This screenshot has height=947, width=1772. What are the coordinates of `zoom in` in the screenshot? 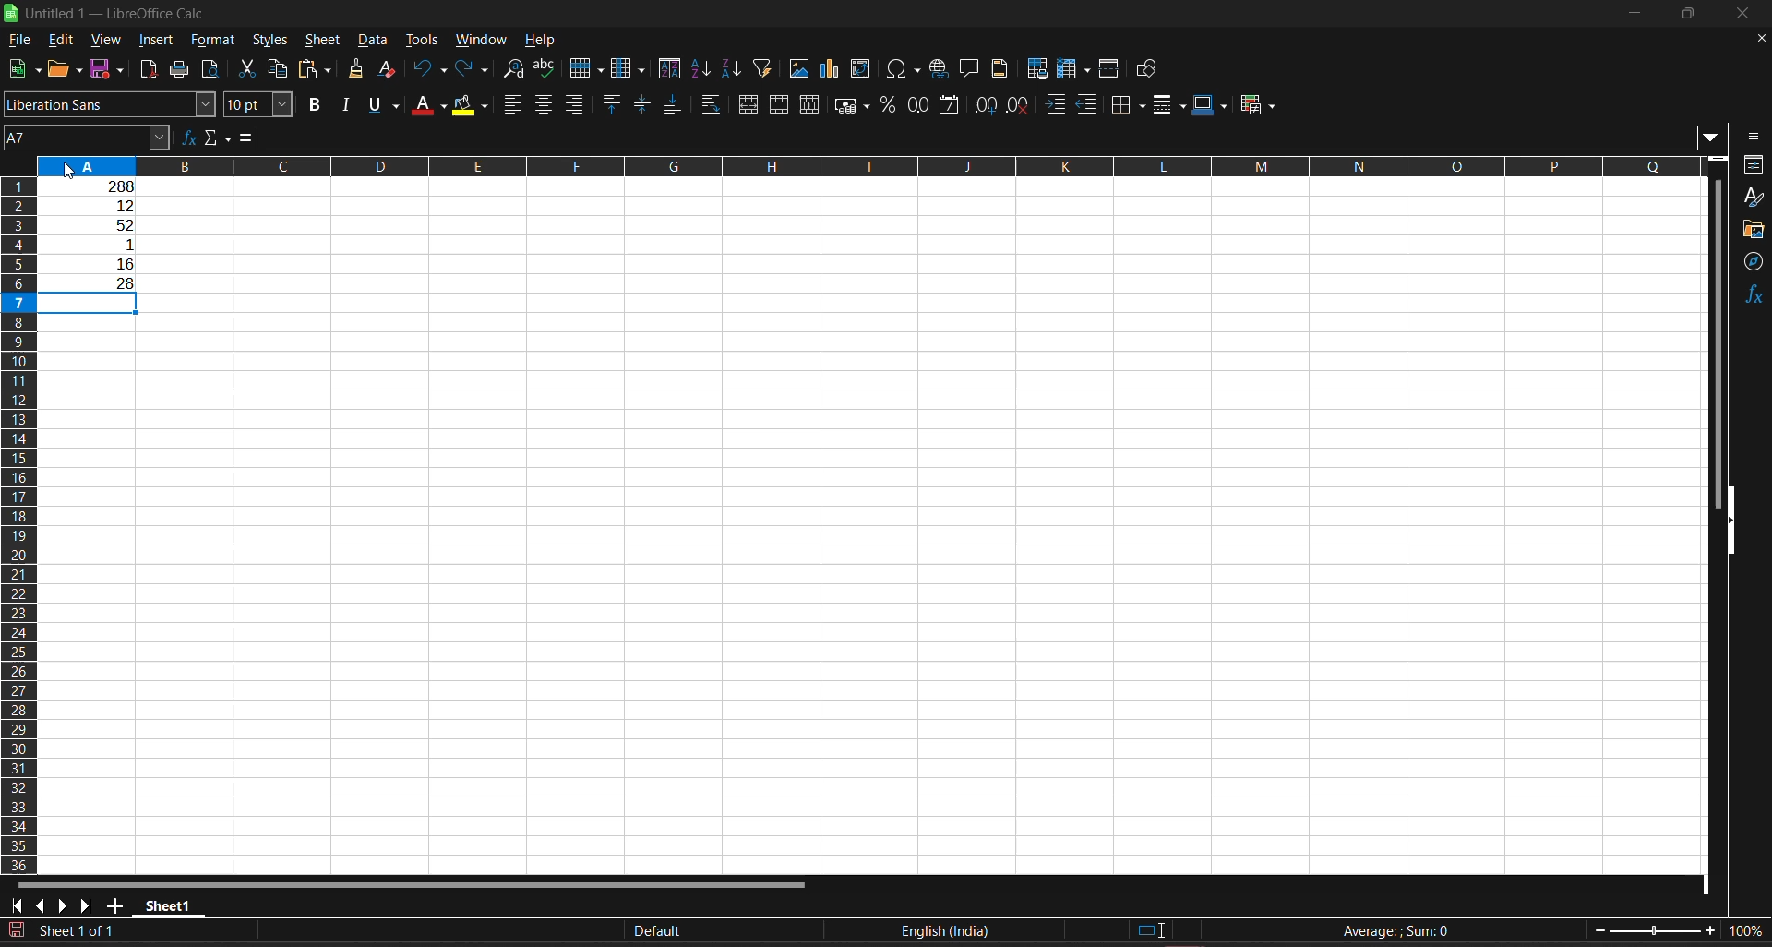 It's located at (1716, 932).